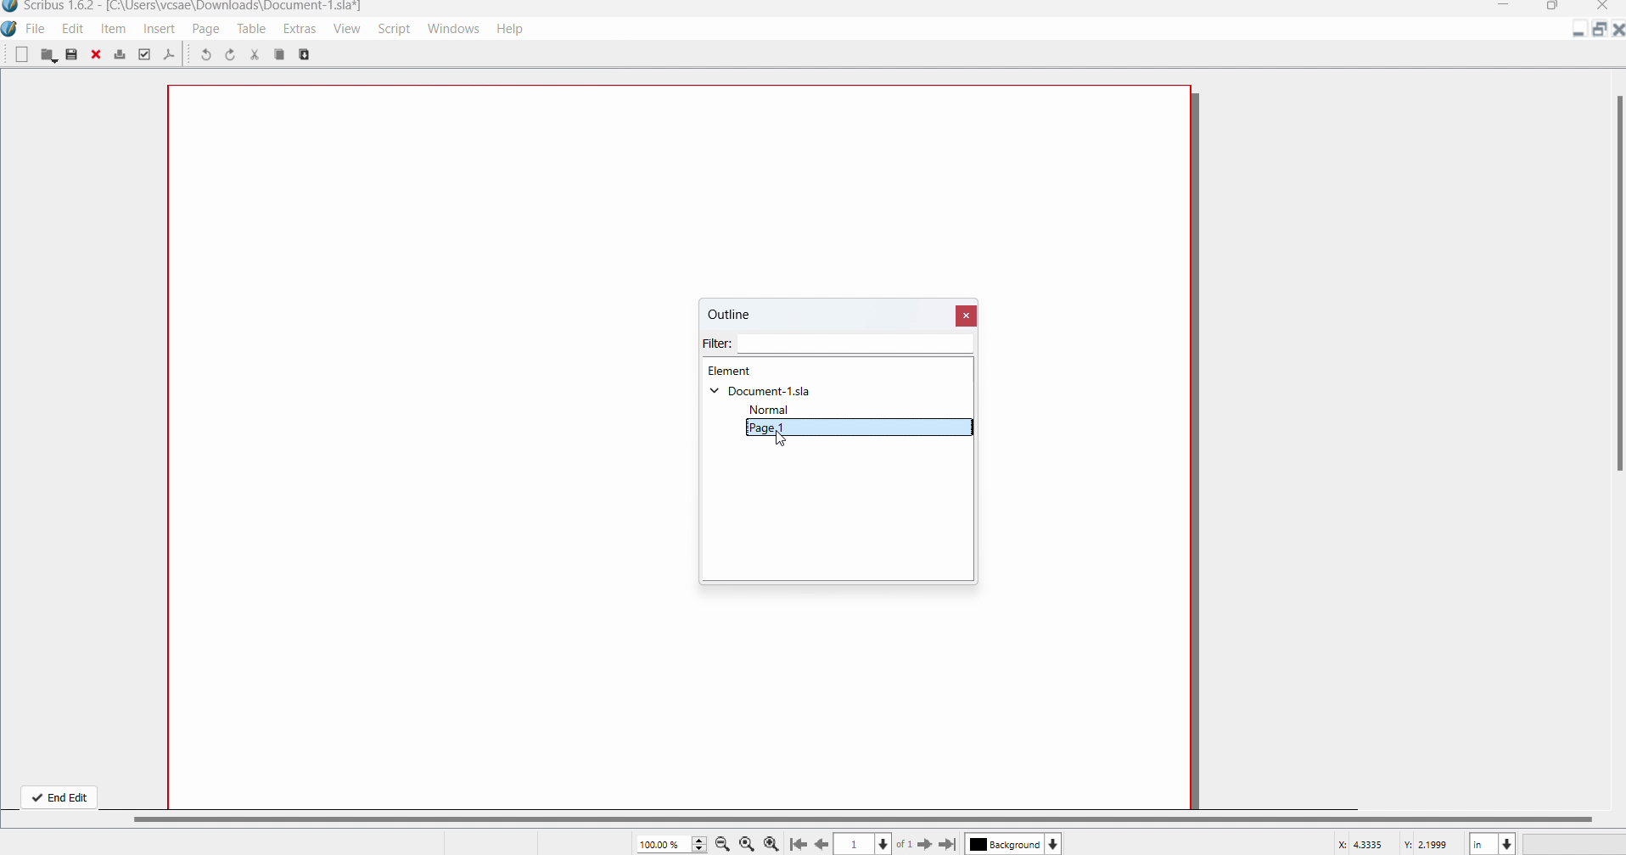  What do you see at coordinates (840, 346) in the screenshot?
I see `Filter` at bounding box center [840, 346].